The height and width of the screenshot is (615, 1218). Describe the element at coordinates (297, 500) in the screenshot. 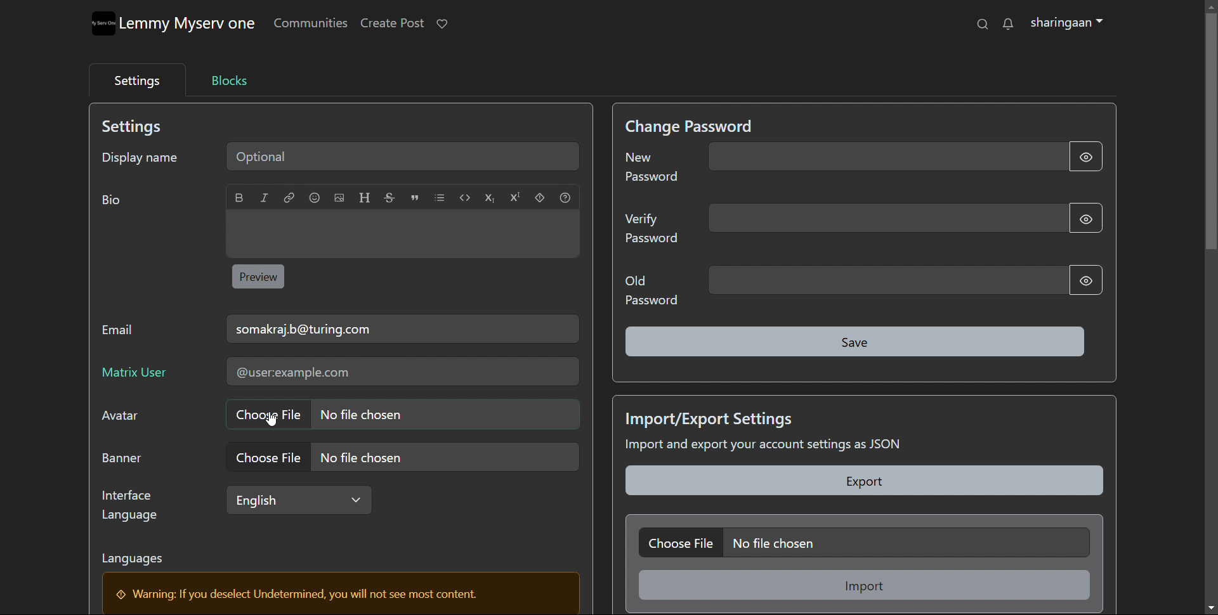

I see `select interface language` at that location.